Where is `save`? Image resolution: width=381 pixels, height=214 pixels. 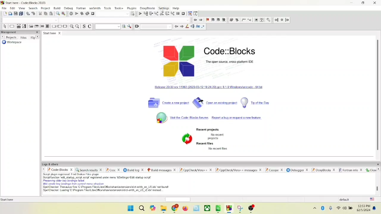 save is located at coordinates (15, 13).